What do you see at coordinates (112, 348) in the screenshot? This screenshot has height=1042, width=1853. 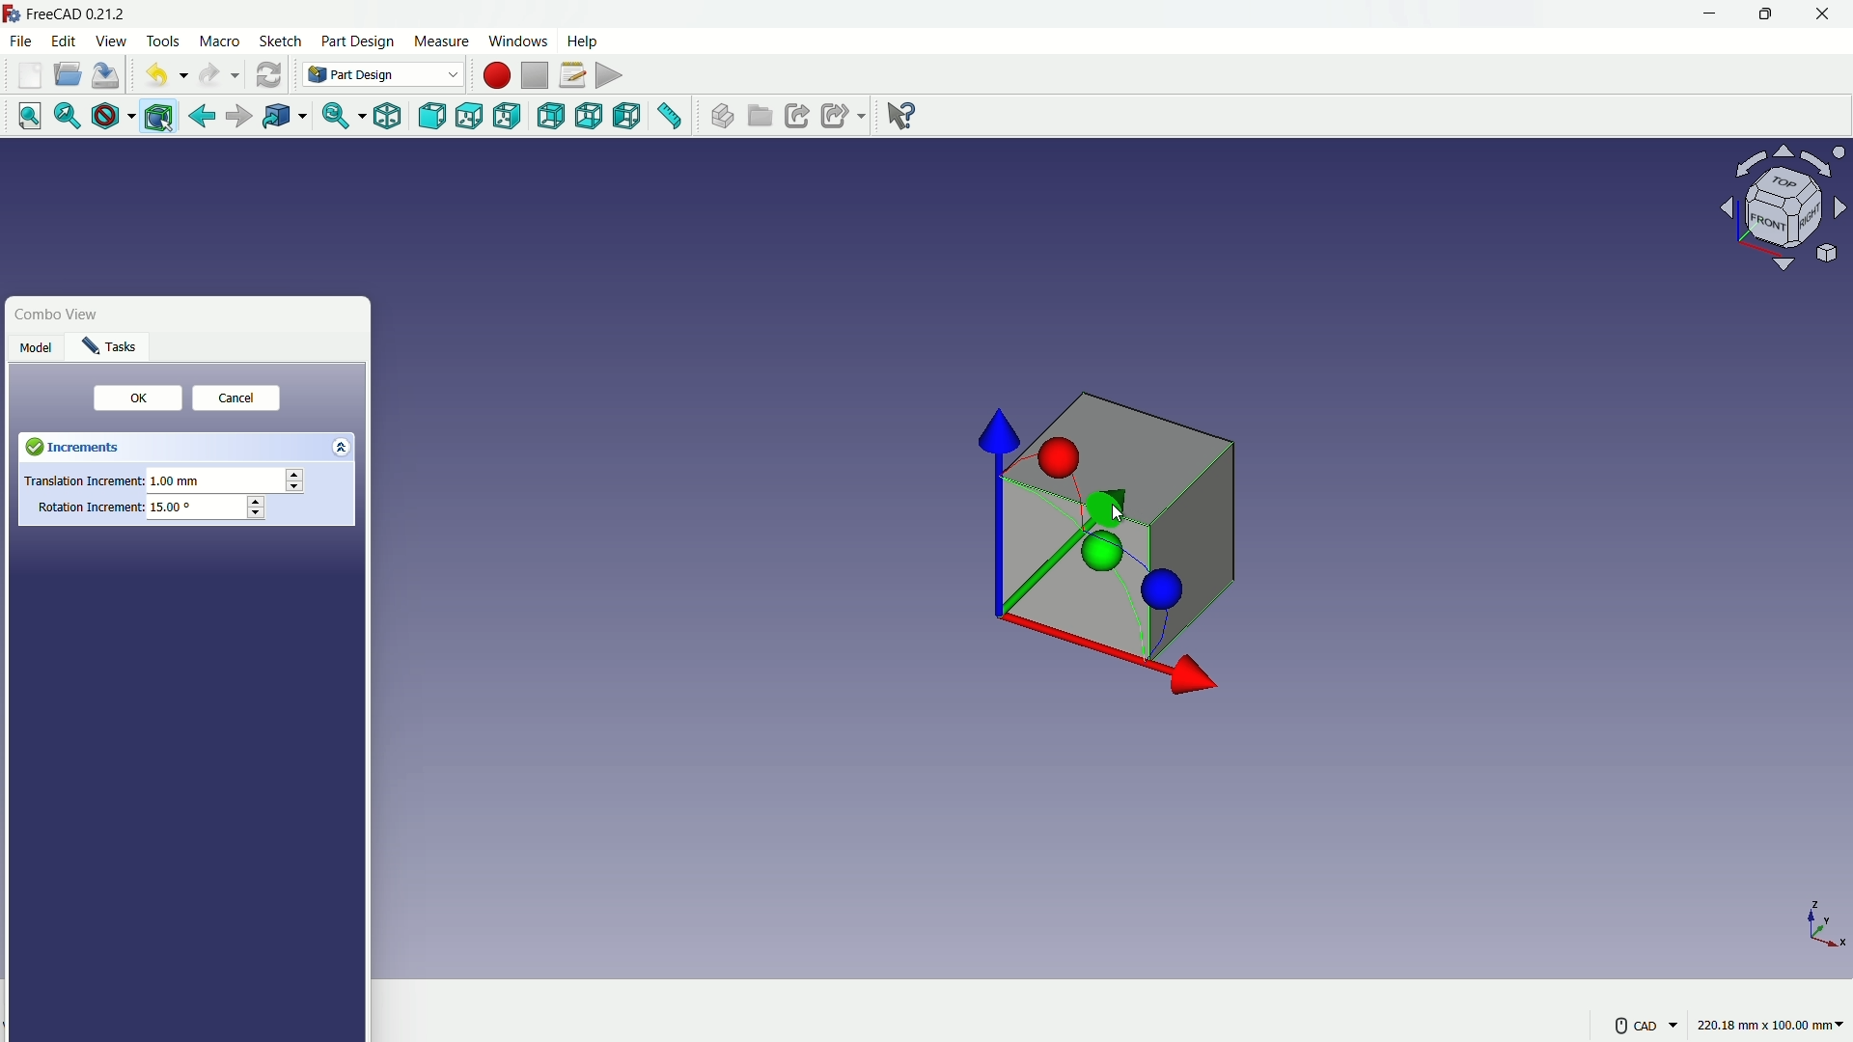 I see `task` at bounding box center [112, 348].